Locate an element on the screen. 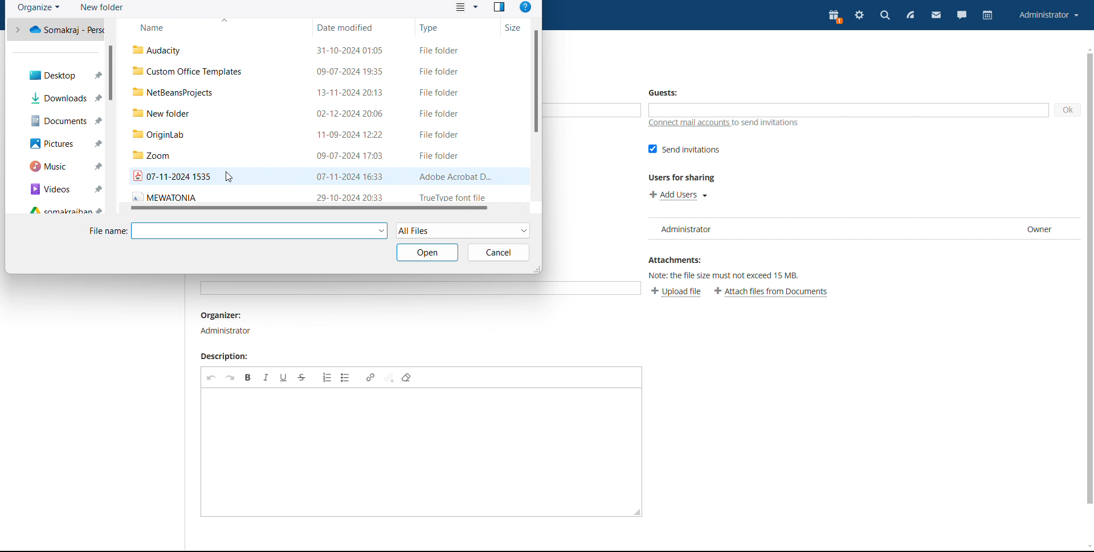  remove format is located at coordinates (406, 378).